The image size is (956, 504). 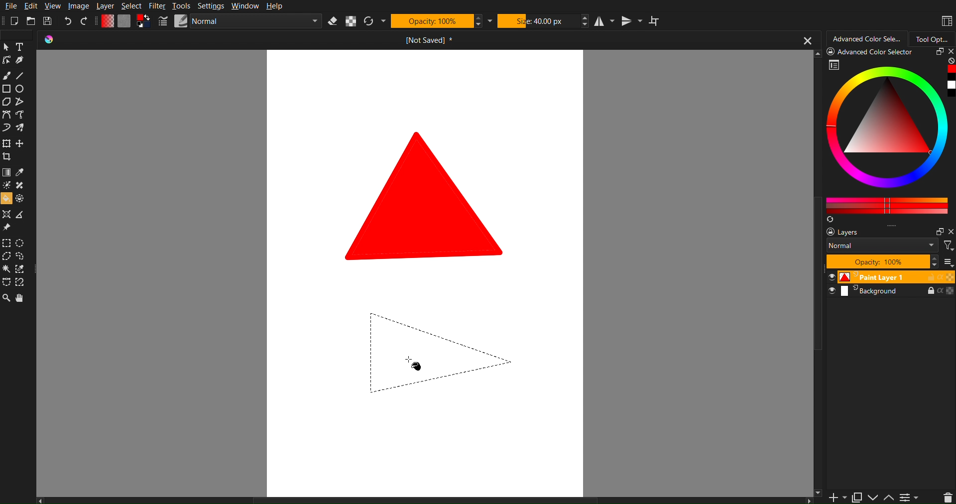 What do you see at coordinates (23, 76) in the screenshot?
I see `Line` at bounding box center [23, 76].